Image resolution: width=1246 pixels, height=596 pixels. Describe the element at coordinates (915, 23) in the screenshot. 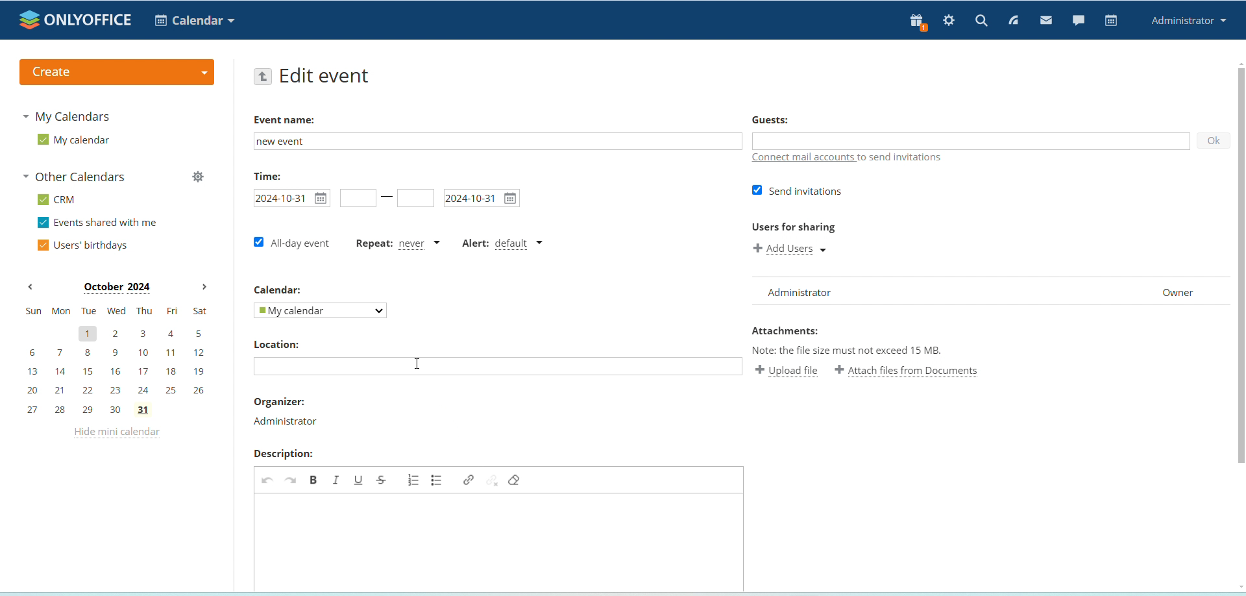

I see `present` at that location.